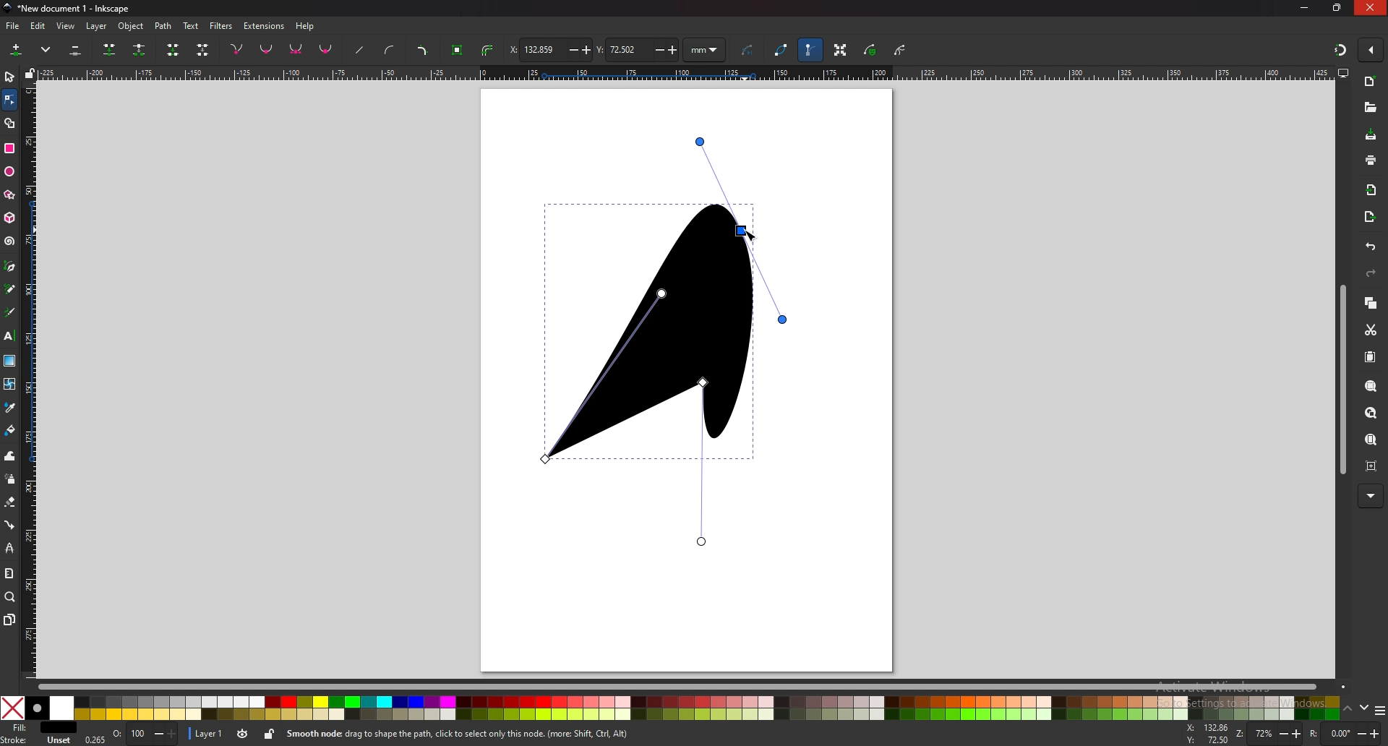 The width and height of the screenshot is (1388, 746). What do you see at coordinates (10, 597) in the screenshot?
I see `zoom` at bounding box center [10, 597].